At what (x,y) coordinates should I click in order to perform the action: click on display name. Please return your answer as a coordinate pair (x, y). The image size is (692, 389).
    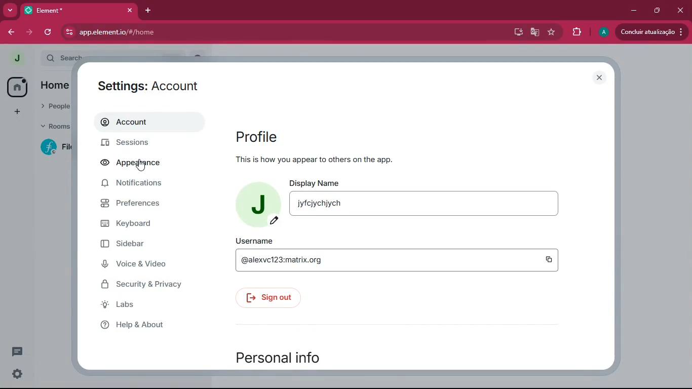
    Looking at the image, I should click on (433, 208).